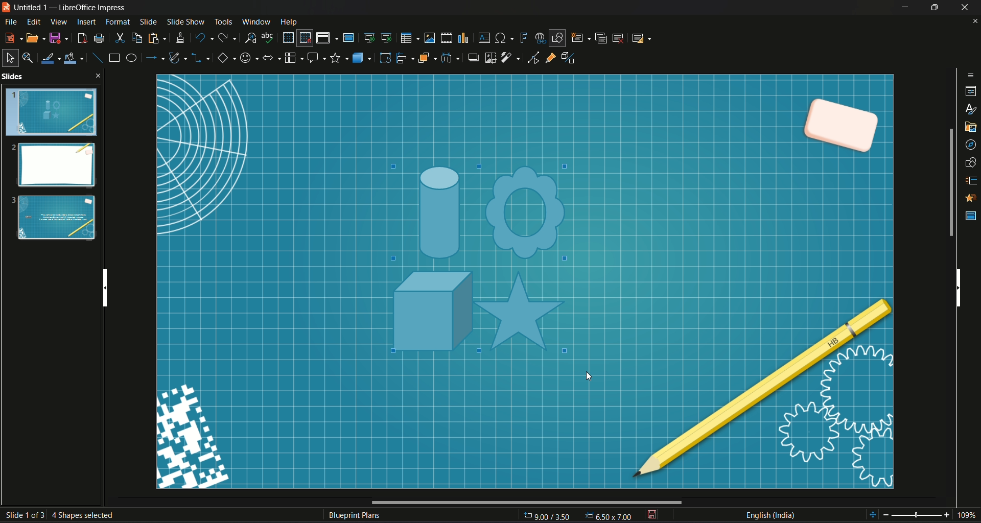 This screenshot has width=981, height=523. Describe the element at coordinates (348, 37) in the screenshot. I see `master slide` at that location.